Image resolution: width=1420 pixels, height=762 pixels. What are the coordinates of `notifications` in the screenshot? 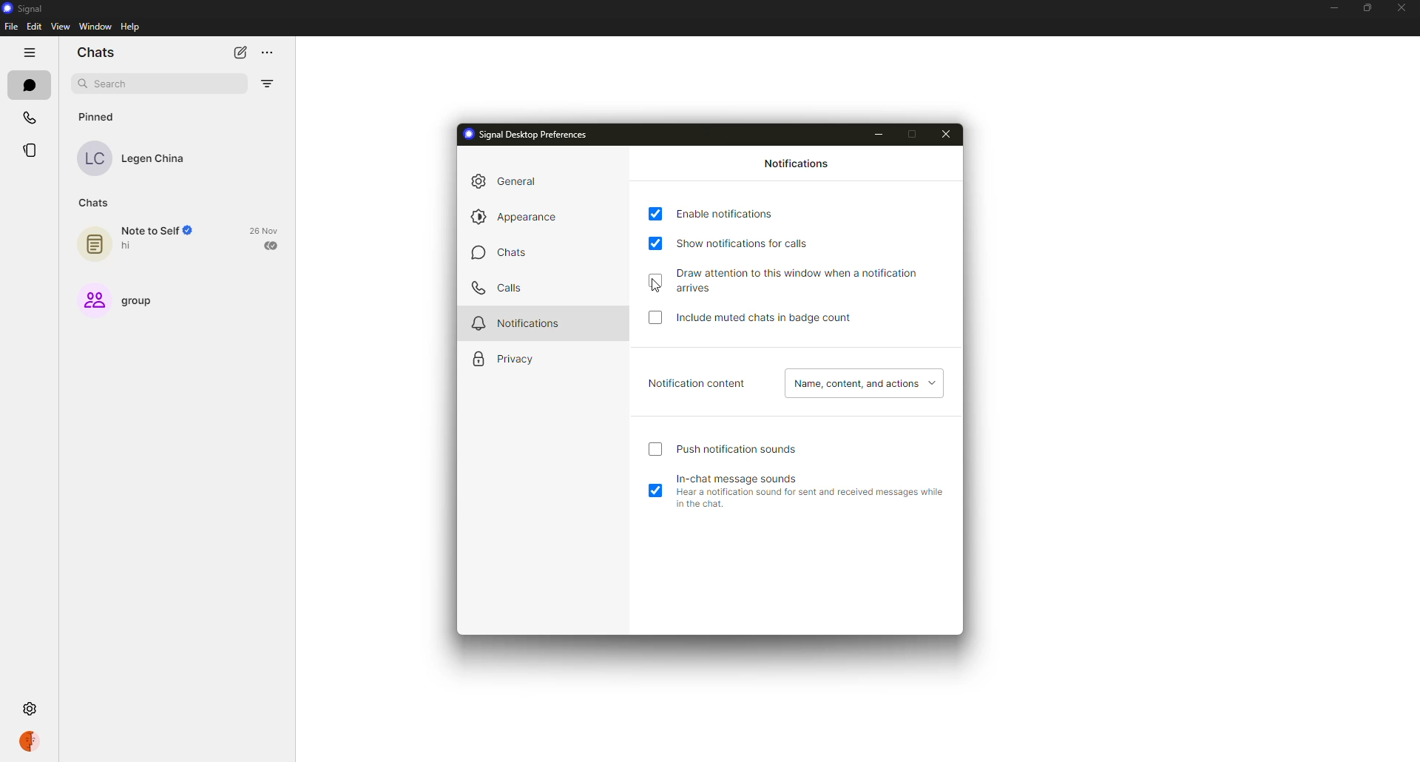 It's located at (799, 165).